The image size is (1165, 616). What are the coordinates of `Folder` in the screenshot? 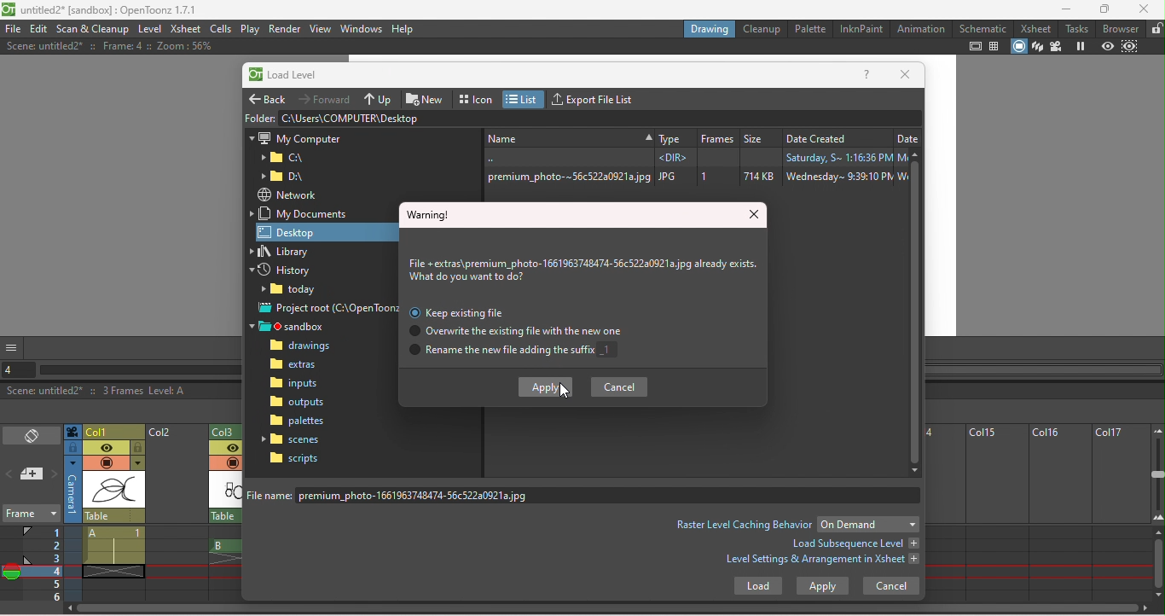 It's located at (283, 158).